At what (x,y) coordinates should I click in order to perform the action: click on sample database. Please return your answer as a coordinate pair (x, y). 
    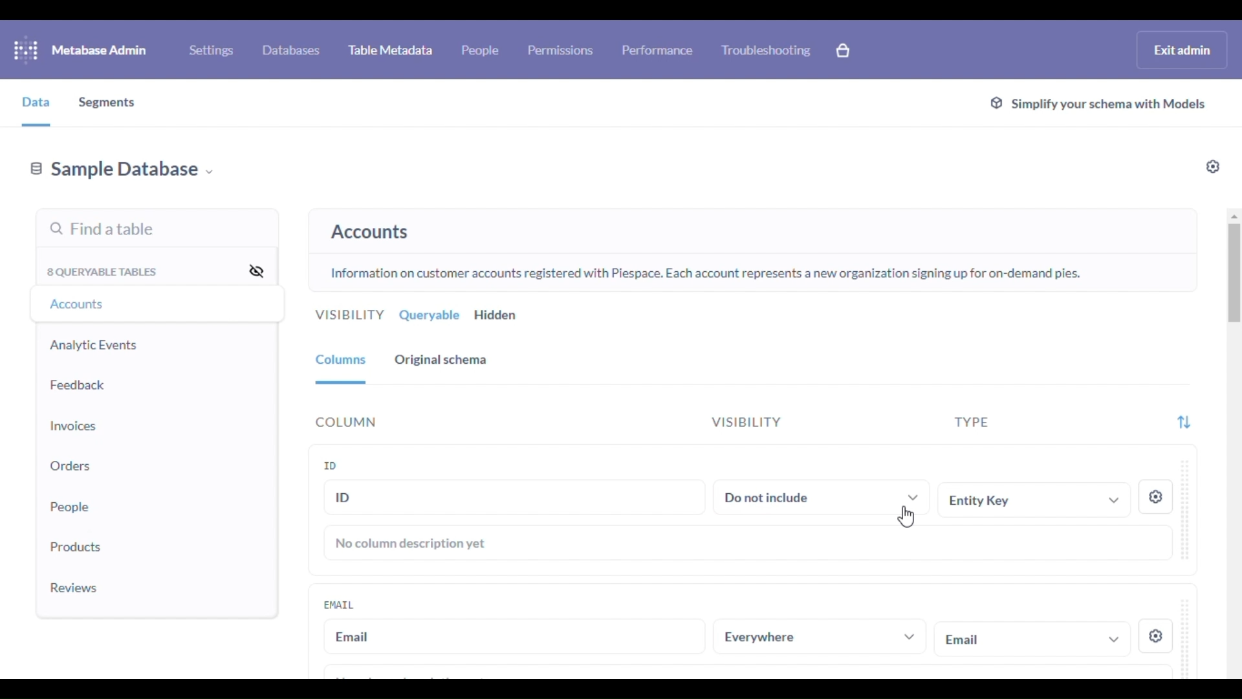
    Looking at the image, I should click on (122, 171).